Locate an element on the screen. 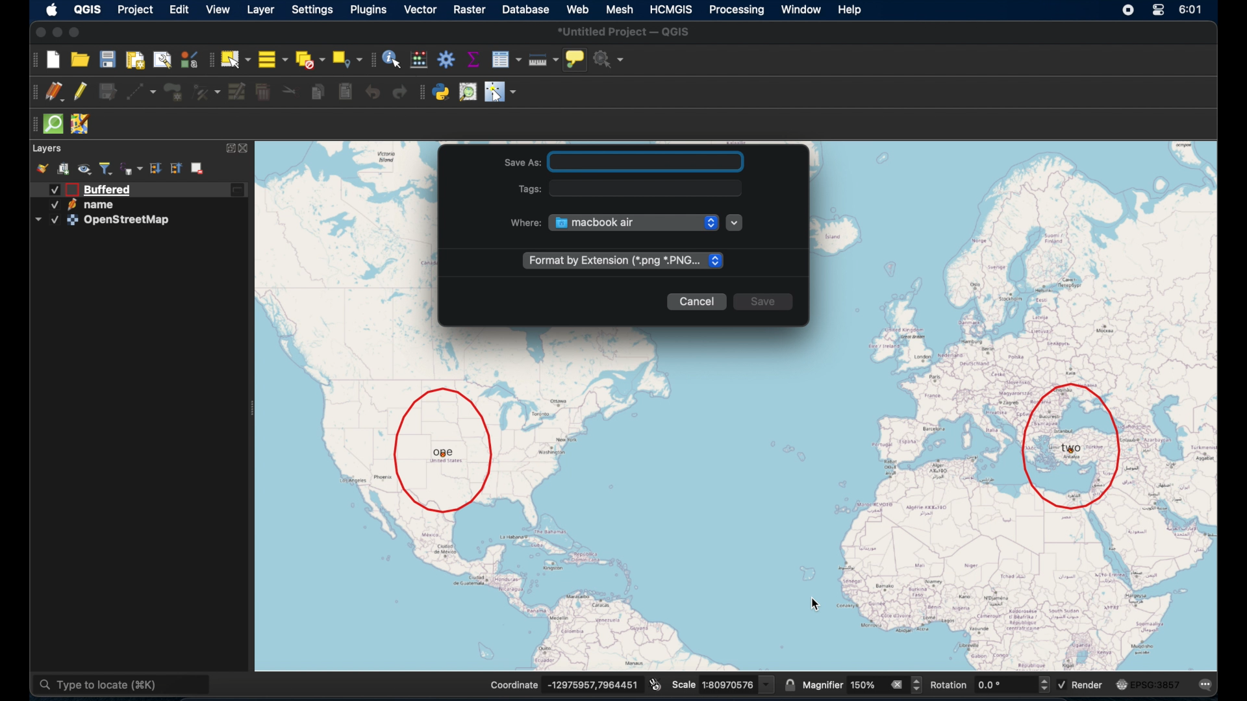  cursor is located at coordinates (816, 606).